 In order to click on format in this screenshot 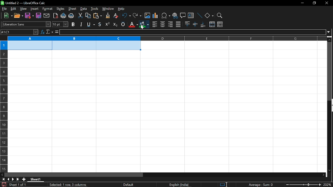, I will do `click(48, 9)`.